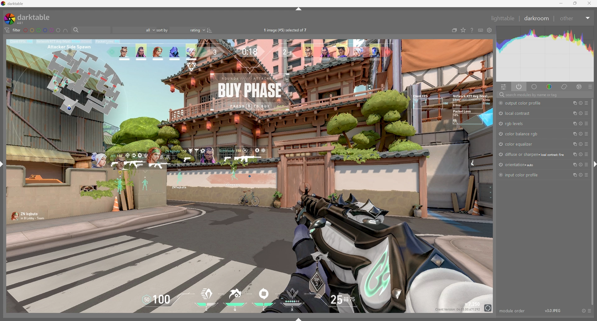 The height and width of the screenshot is (321, 597). What do you see at coordinates (579, 86) in the screenshot?
I see `effect` at bounding box center [579, 86].